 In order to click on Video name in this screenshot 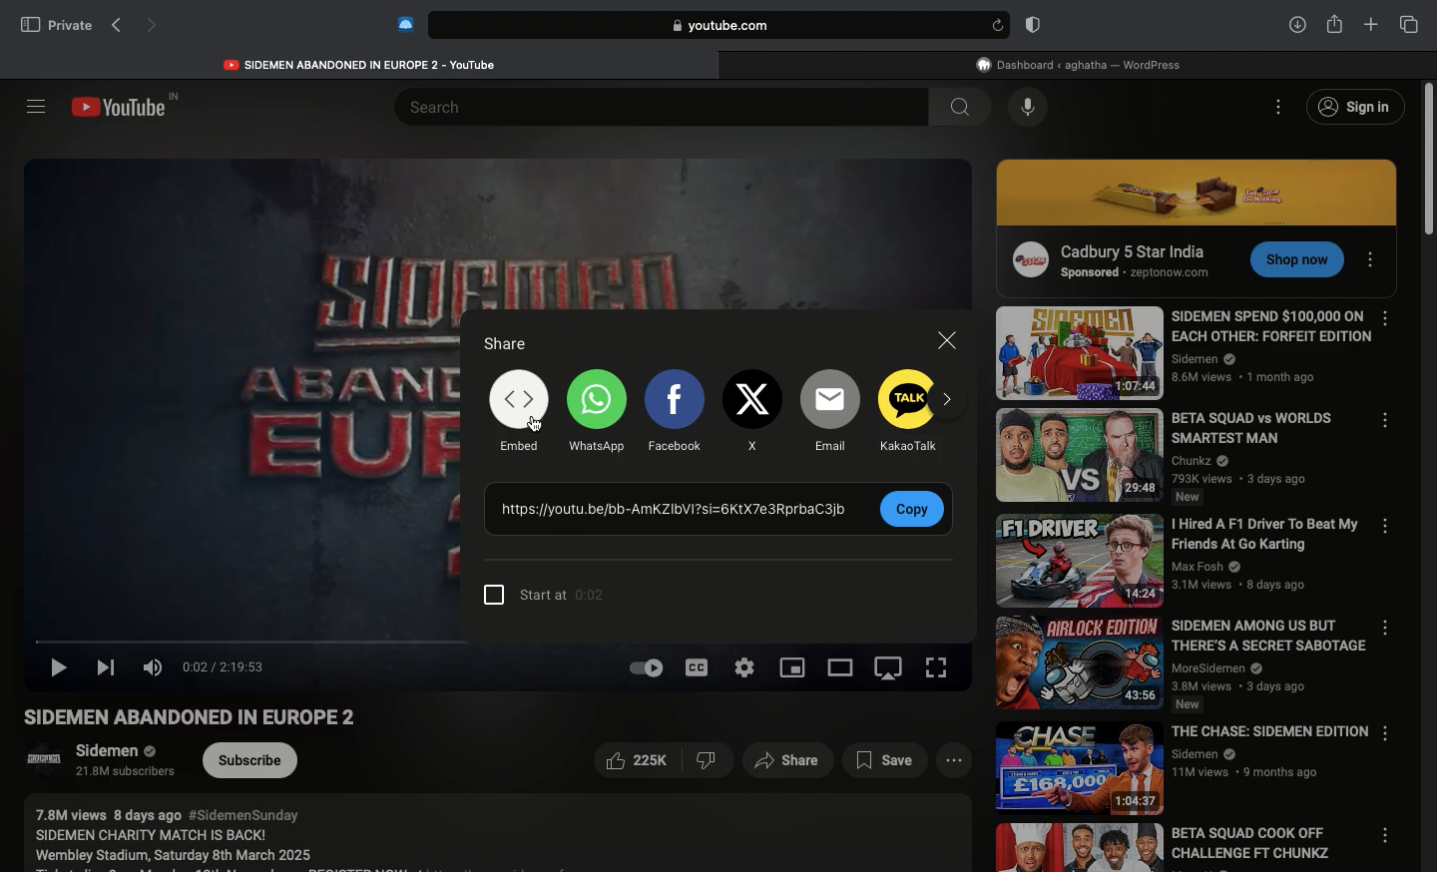, I will do `click(1184, 353)`.